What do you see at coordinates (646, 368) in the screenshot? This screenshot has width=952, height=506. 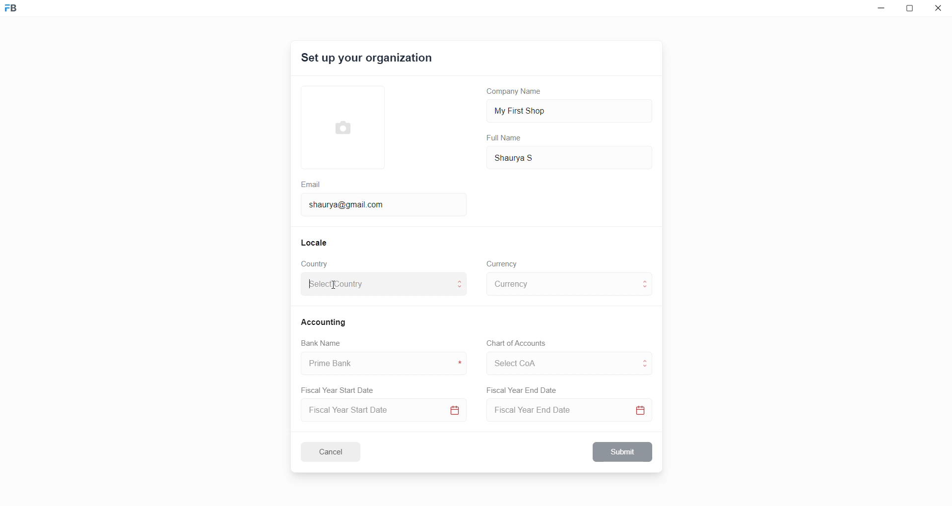 I see `move to below CoA` at bounding box center [646, 368].